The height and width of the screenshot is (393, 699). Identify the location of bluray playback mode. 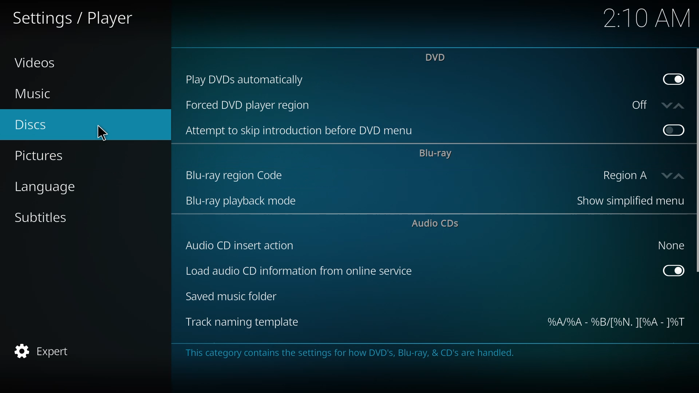
(246, 199).